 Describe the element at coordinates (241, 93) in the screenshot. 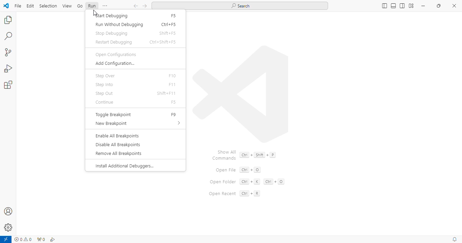

I see `logo` at that location.